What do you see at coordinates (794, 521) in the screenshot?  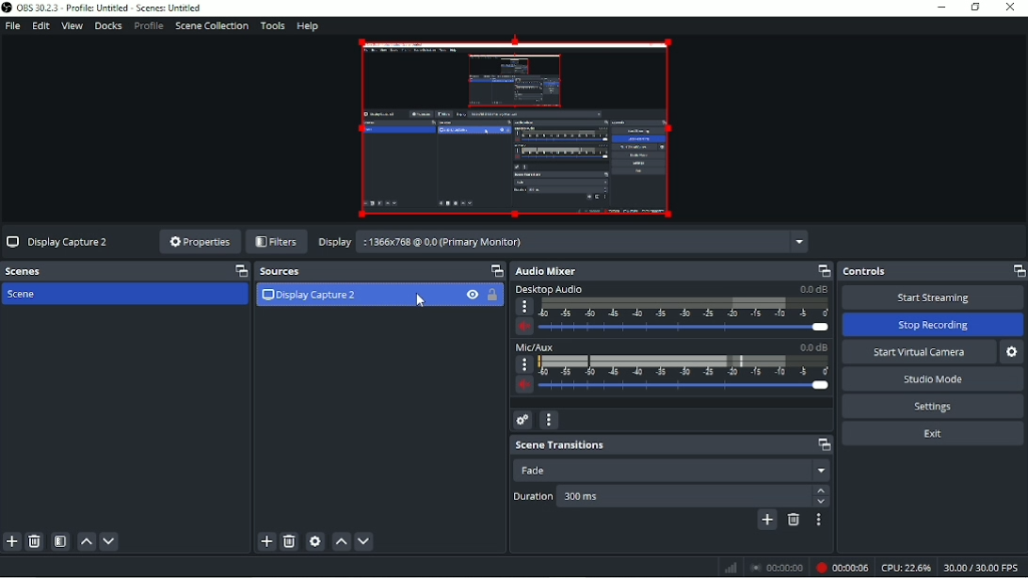 I see `Remove configurable transition` at bounding box center [794, 521].